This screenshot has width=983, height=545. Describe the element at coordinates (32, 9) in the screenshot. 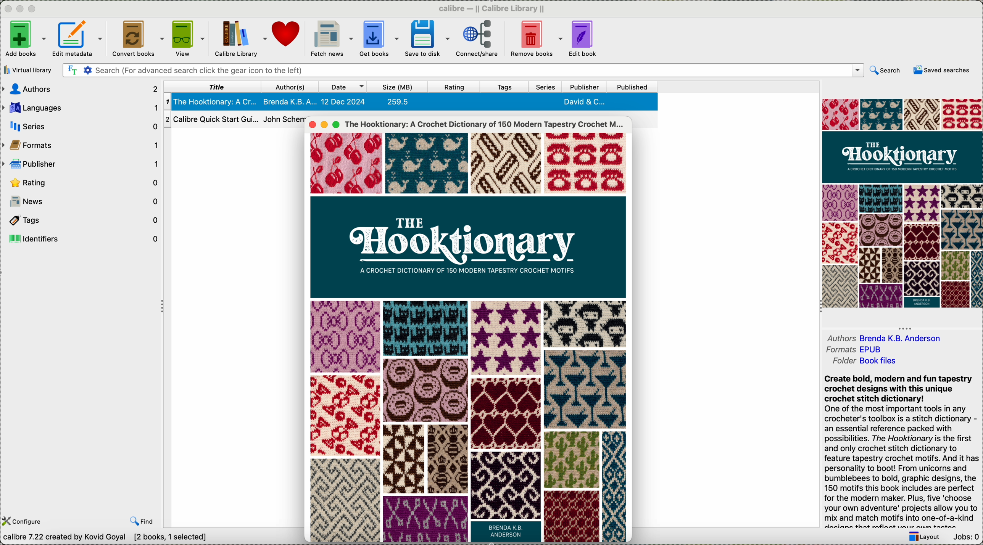

I see `maximize program` at that location.